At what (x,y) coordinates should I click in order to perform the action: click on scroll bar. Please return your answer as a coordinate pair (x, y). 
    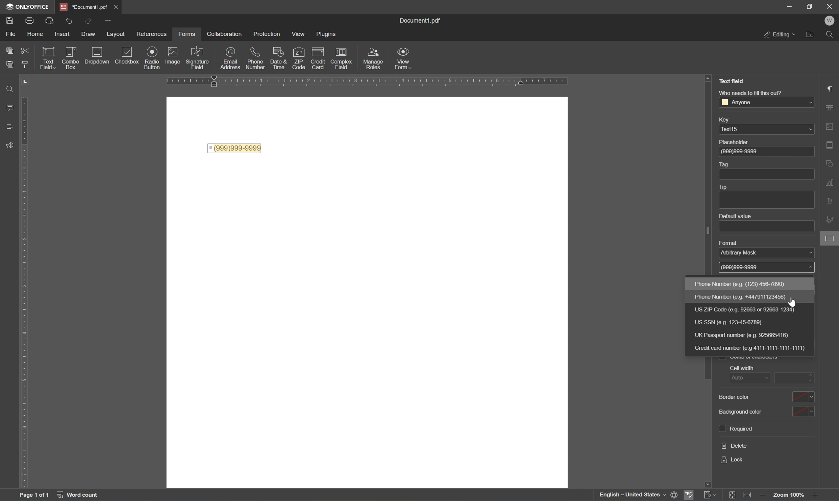
    Looking at the image, I should click on (708, 175).